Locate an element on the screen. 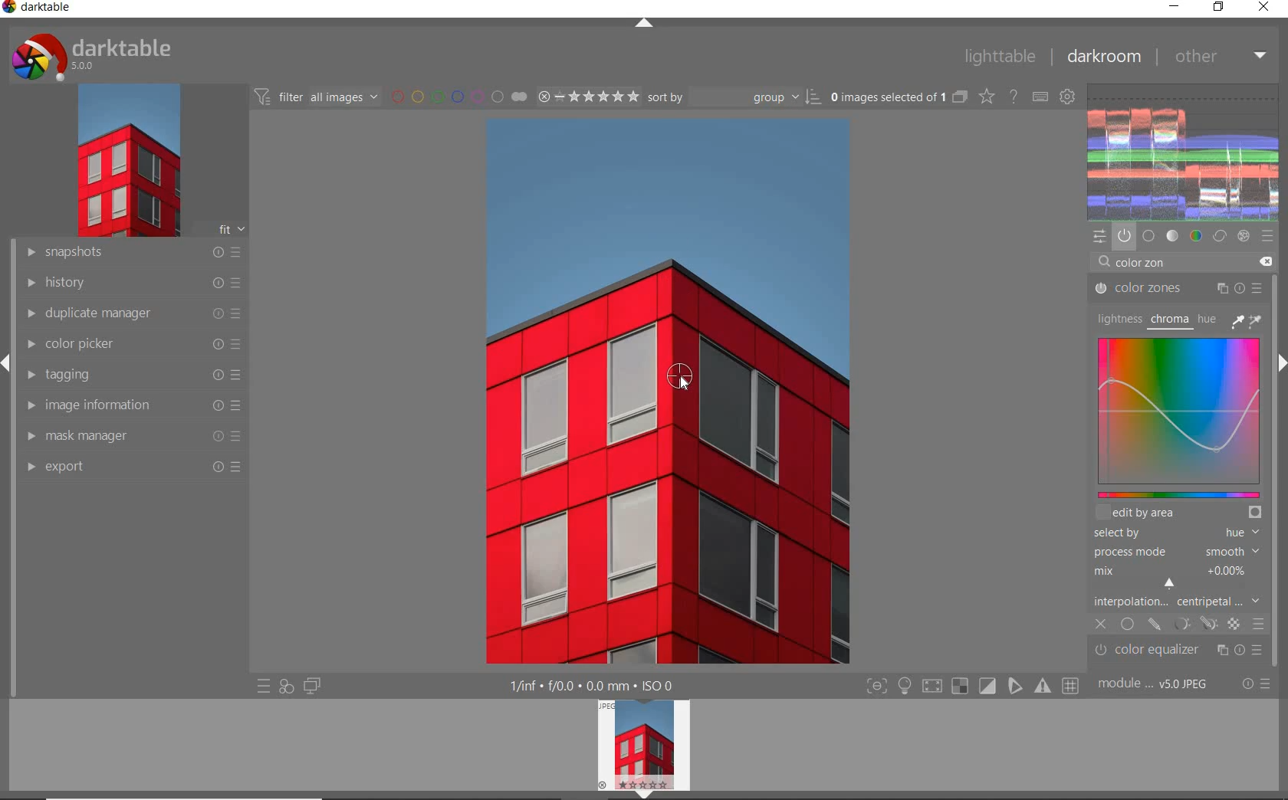  COLOR ZONES is located at coordinates (1178, 289).